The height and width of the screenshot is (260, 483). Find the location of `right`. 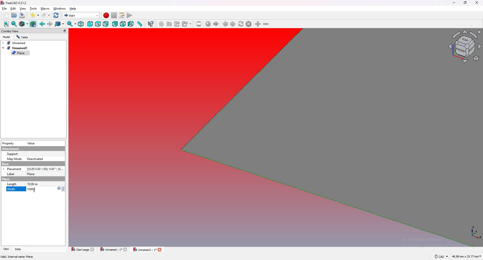

right is located at coordinates (106, 24).